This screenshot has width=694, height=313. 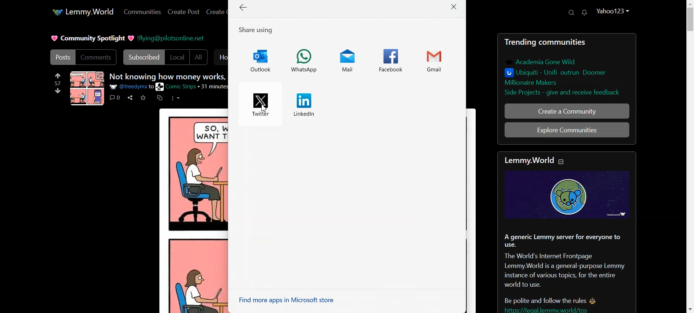 I want to click on Subscribed, so click(x=142, y=57).